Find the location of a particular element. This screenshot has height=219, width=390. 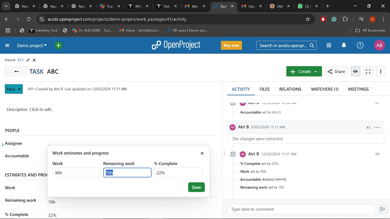

Activate zen mode is located at coordinates (368, 71).